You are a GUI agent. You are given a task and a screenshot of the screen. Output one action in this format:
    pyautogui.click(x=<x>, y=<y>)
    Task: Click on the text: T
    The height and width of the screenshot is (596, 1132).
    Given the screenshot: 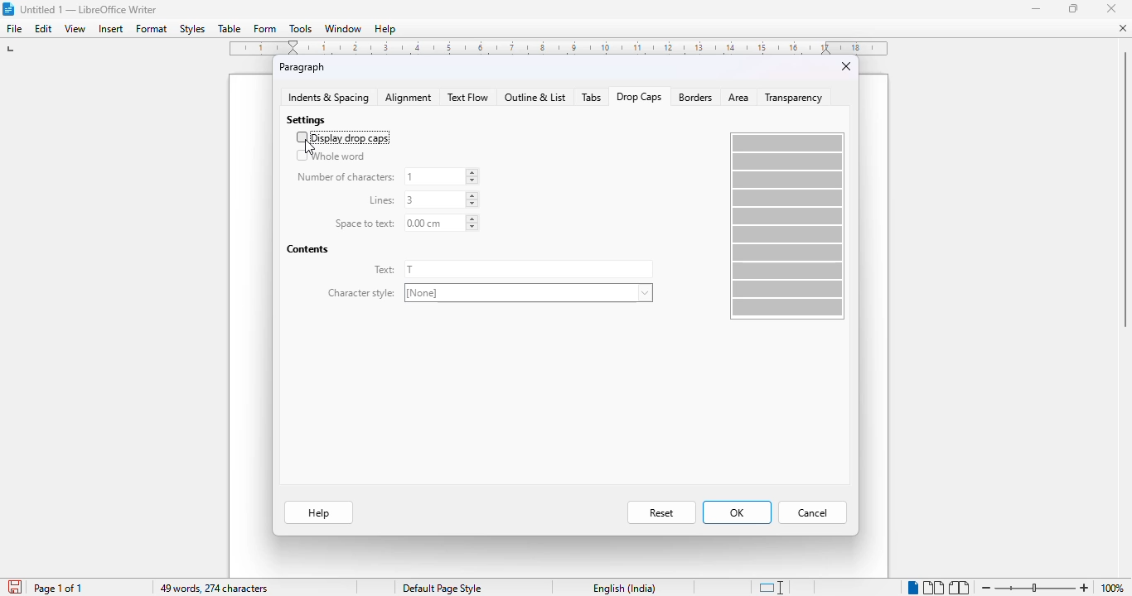 What is the action you would take?
    pyautogui.click(x=510, y=270)
    